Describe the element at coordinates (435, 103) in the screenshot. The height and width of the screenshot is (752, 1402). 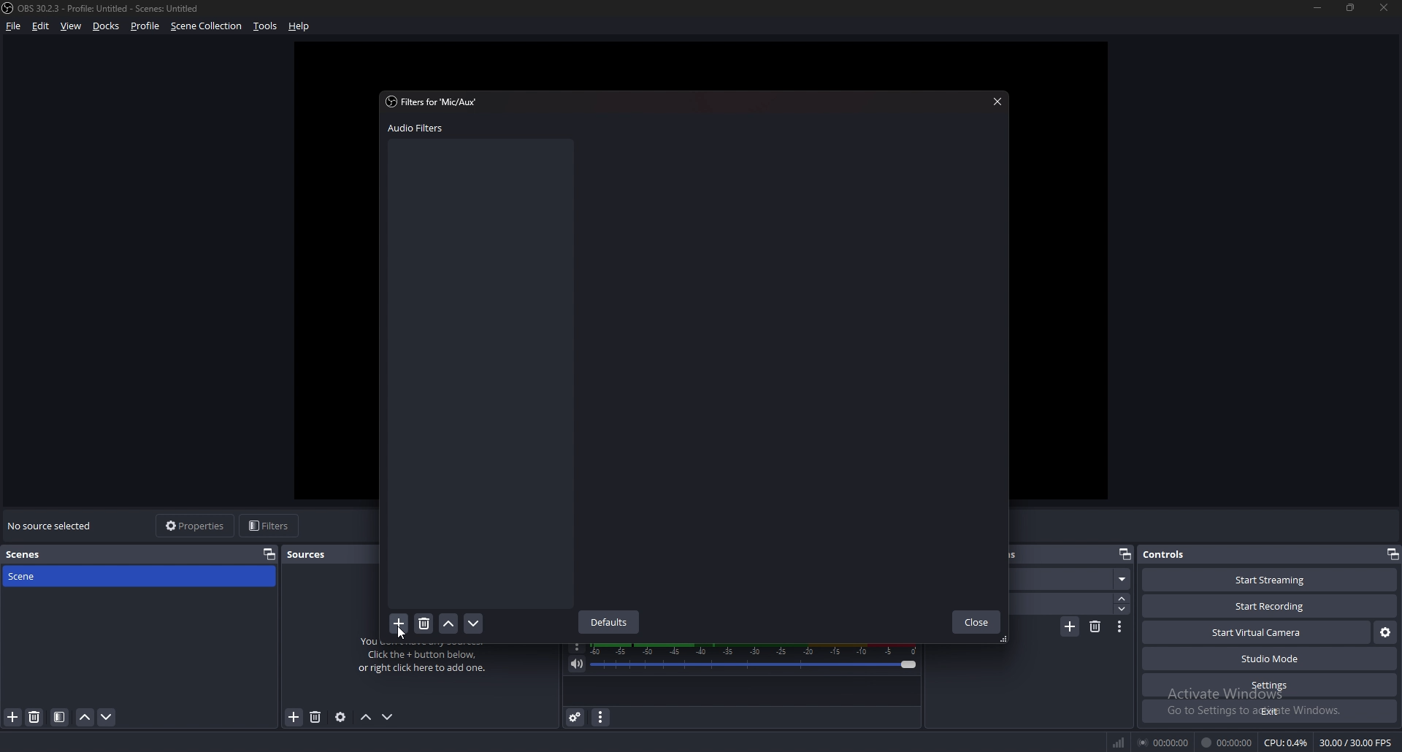
I see `filter for 'mic/aux'` at that location.